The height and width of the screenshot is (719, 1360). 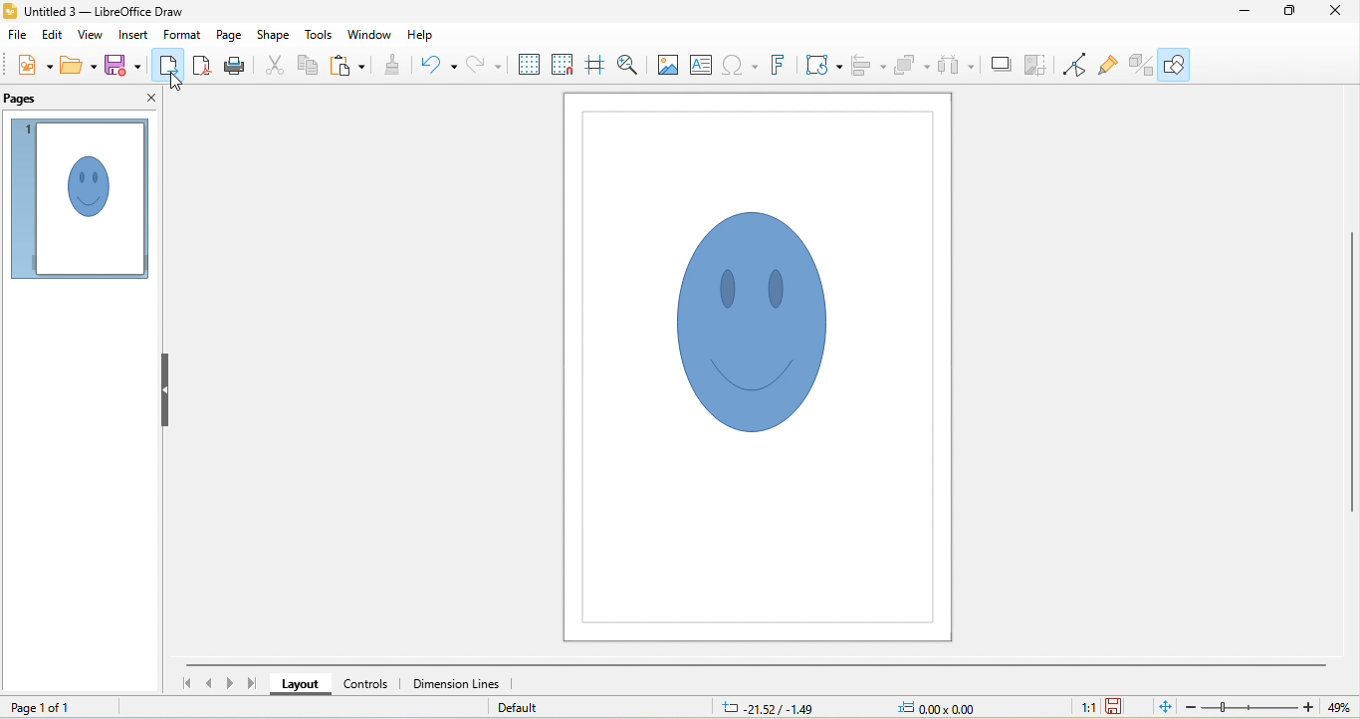 What do you see at coordinates (1164, 708) in the screenshot?
I see `fit to current window` at bounding box center [1164, 708].